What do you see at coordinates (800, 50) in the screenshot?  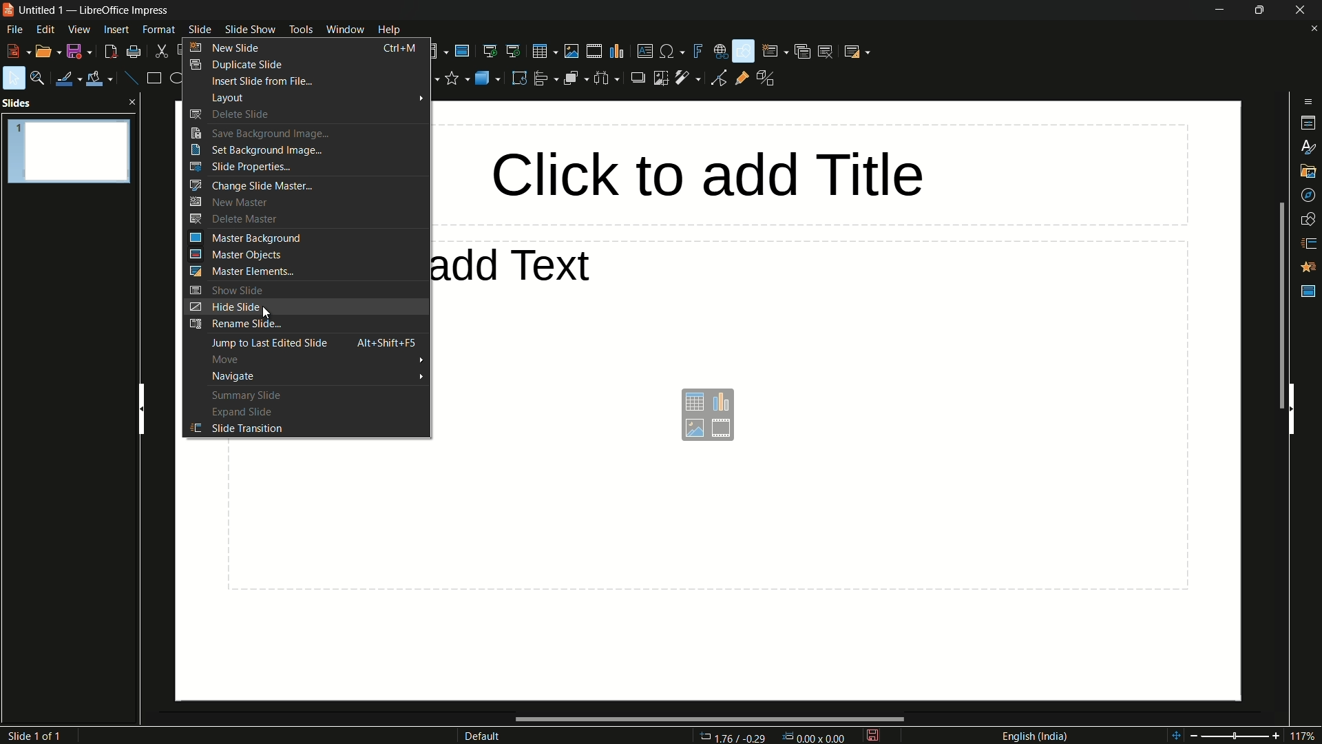 I see `duplicate slide` at bounding box center [800, 50].